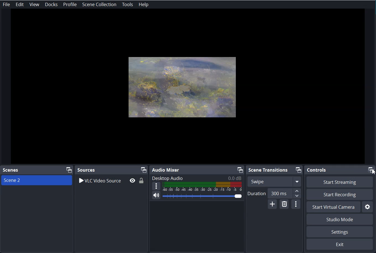  I want to click on Settings, so click(340, 231).